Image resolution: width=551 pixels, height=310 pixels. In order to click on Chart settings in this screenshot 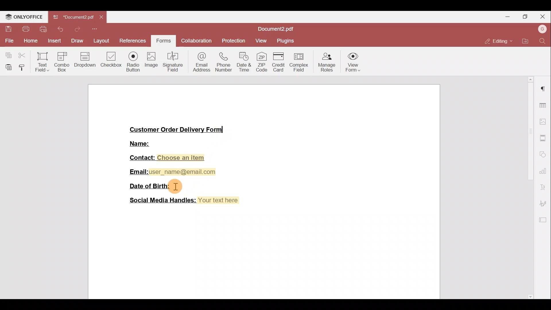, I will do `click(544, 173)`.